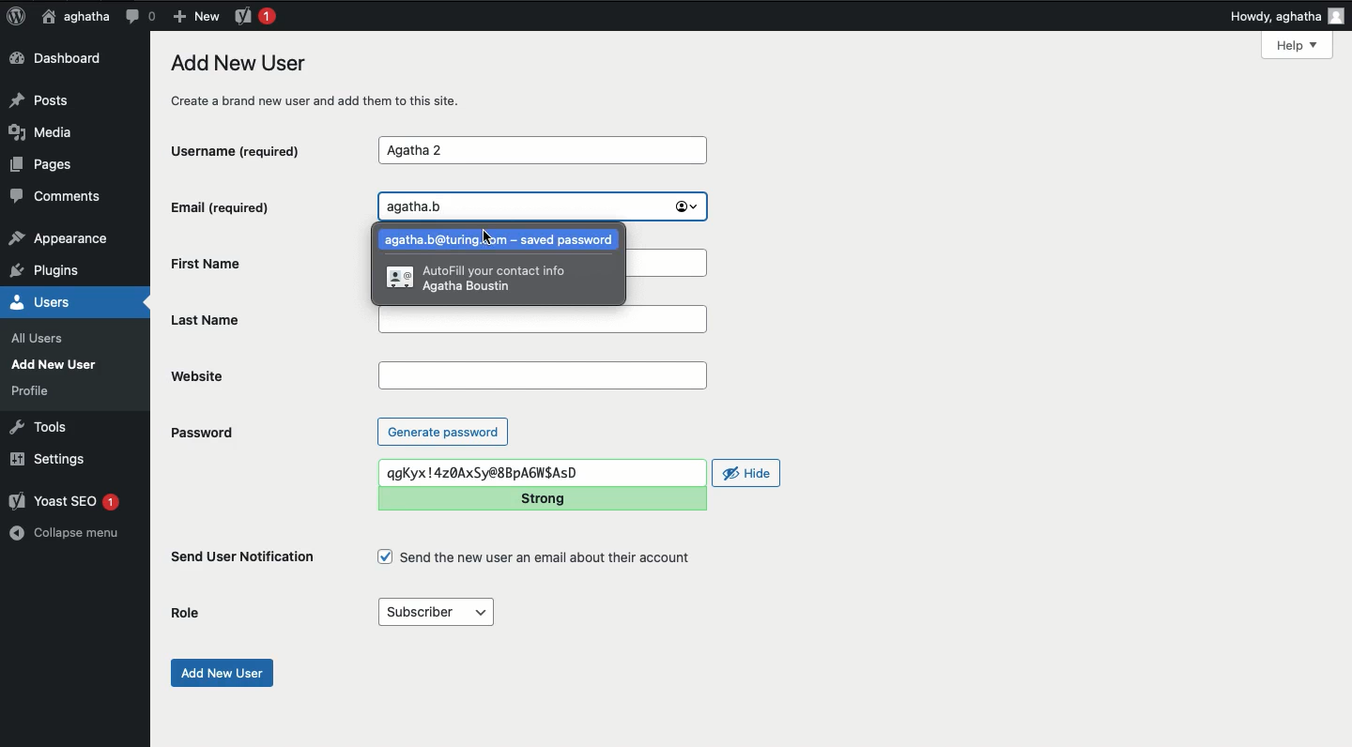 The width and height of the screenshot is (1352, 747). Describe the element at coordinates (271, 375) in the screenshot. I see `Website` at that location.